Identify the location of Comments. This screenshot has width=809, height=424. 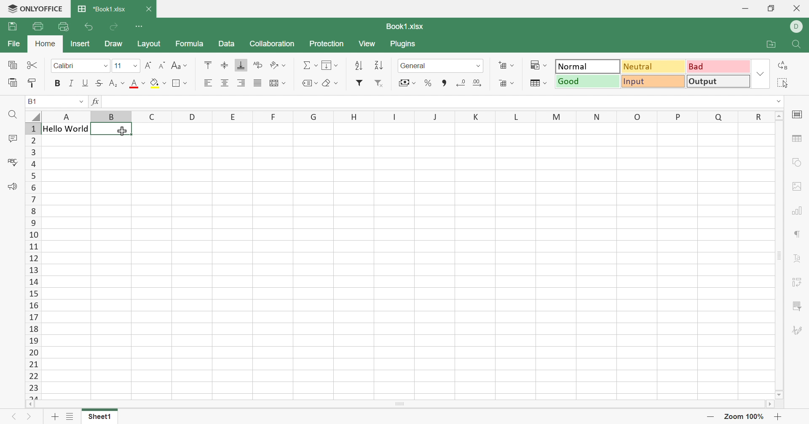
(13, 139).